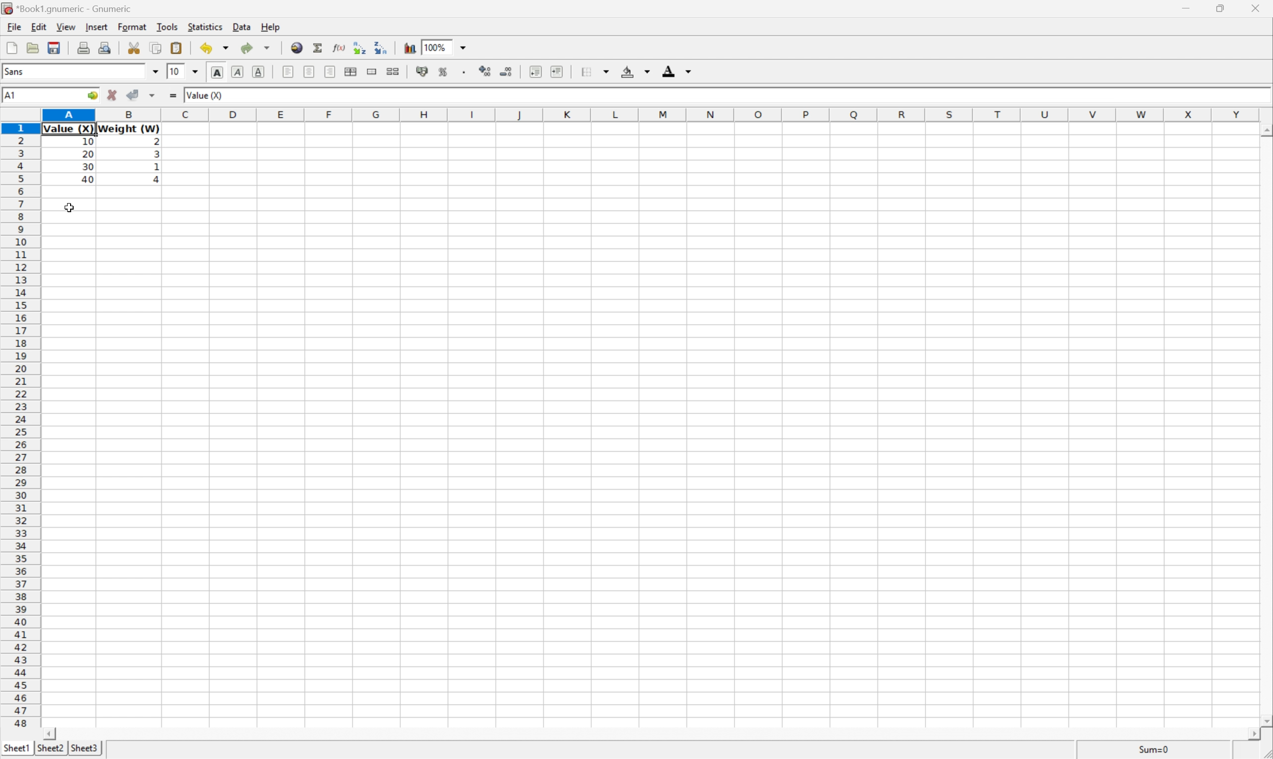 The image size is (1273, 759). I want to click on Save current workbook, so click(55, 49).